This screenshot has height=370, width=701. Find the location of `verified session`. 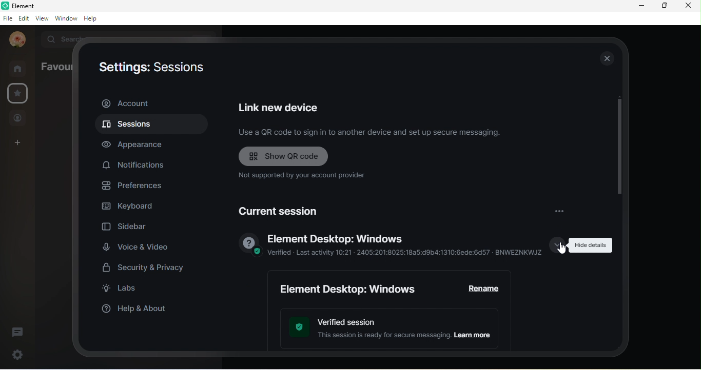

verified session is located at coordinates (390, 329).